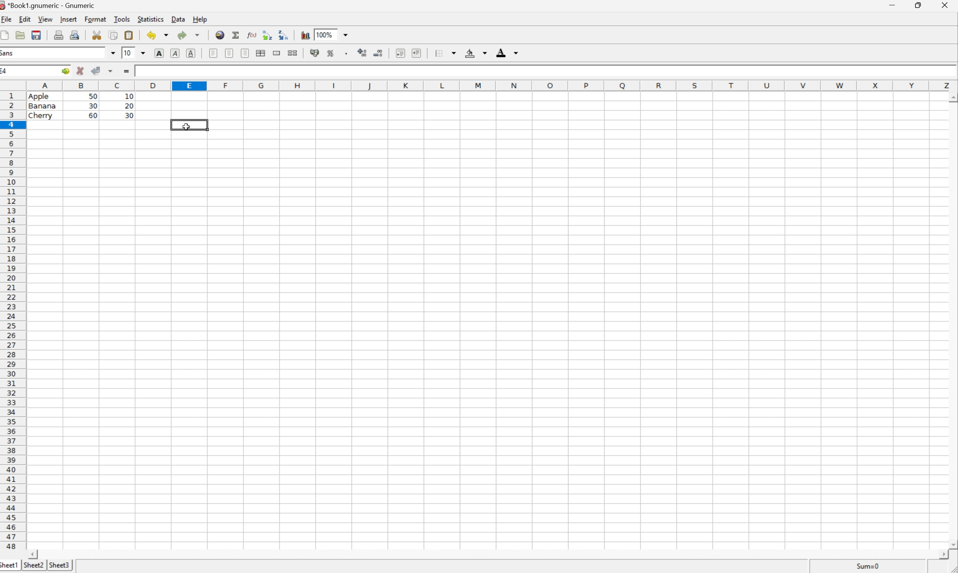 Image resolution: width=958 pixels, height=573 pixels. I want to click on align right, so click(246, 53).